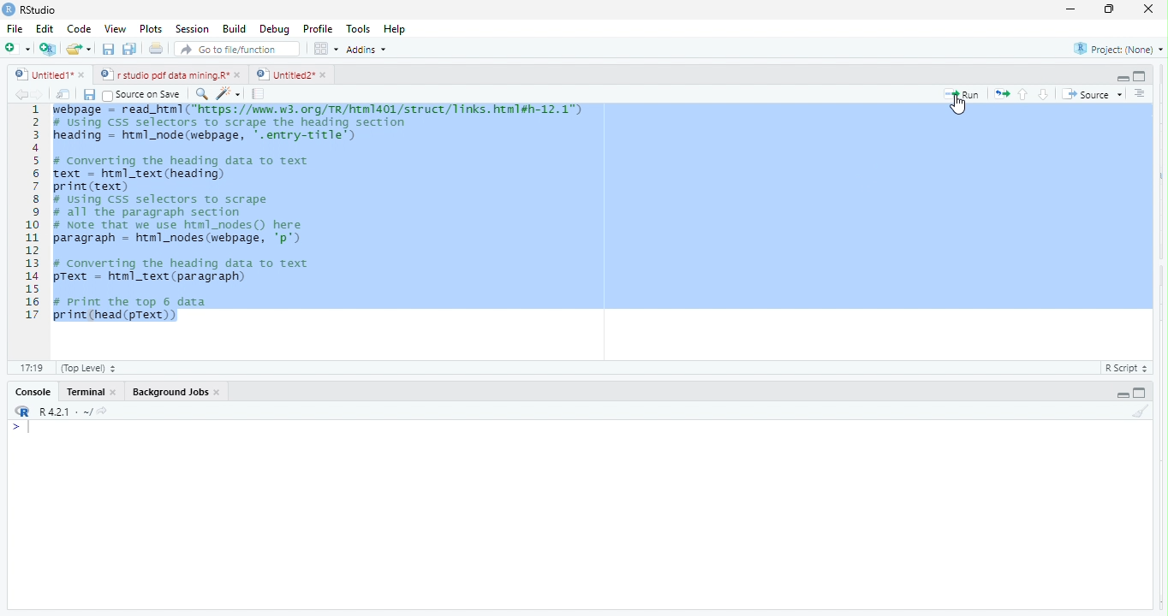 Image resolution: width=1168 pixels, height=616 pixels. Describe the element at coordinates (1119, 51) in the screenshot. I see ` project: (None)` at that location.